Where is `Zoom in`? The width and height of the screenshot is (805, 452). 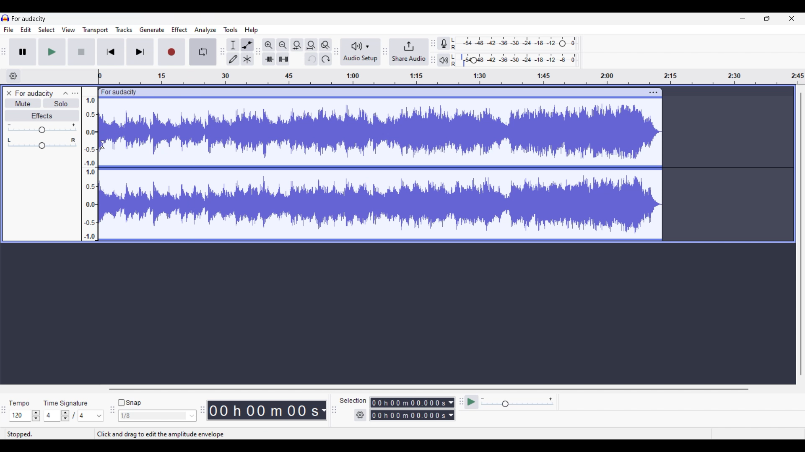
Zoom in is located at coordinates (269, 45).